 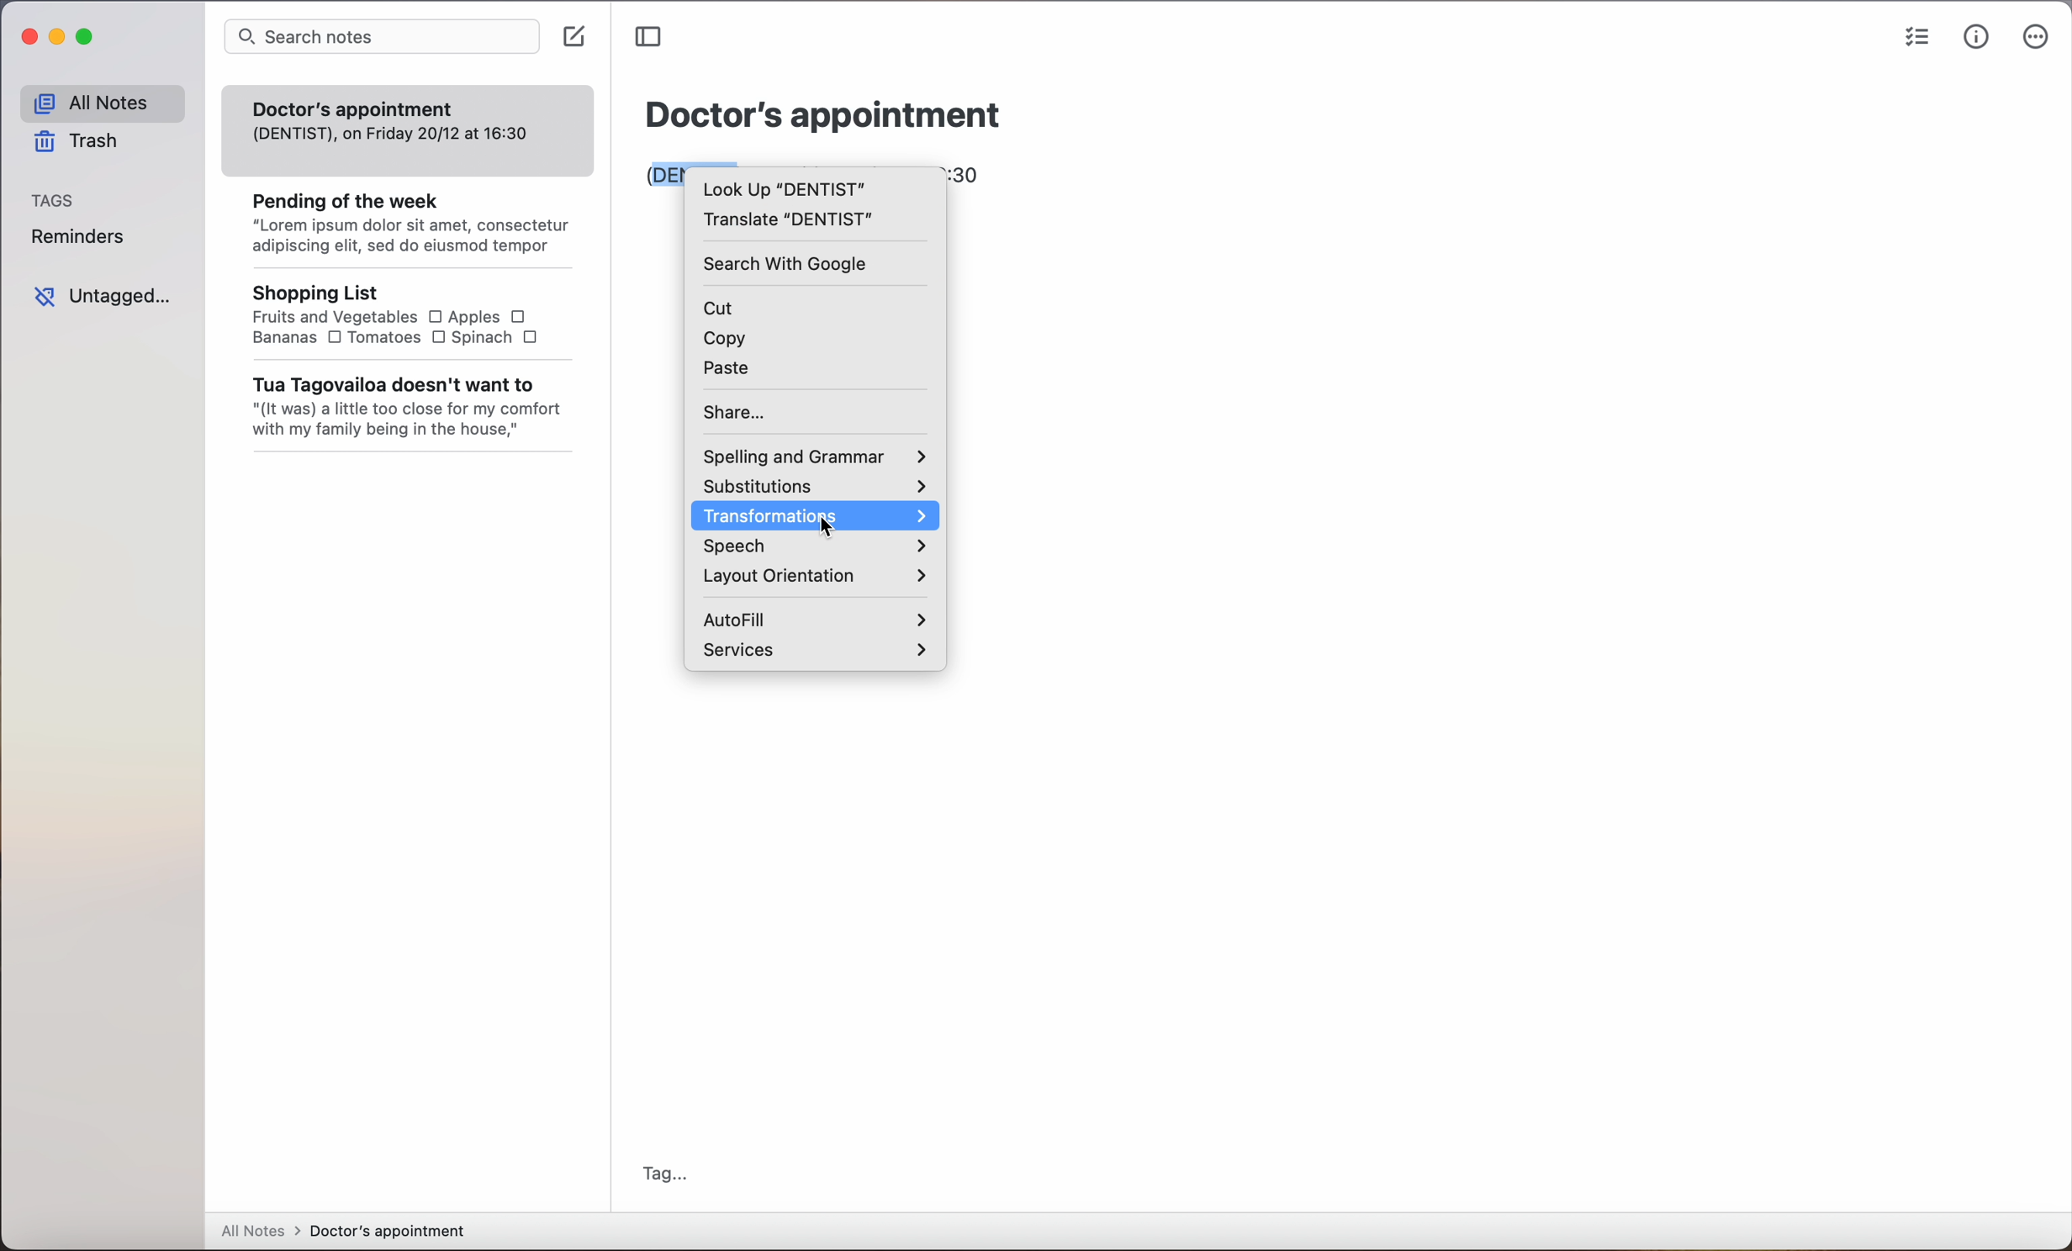 What do you see at coordinates (77, 144) in the screenshot?
I see `trash` at bounding box center [77, 144].